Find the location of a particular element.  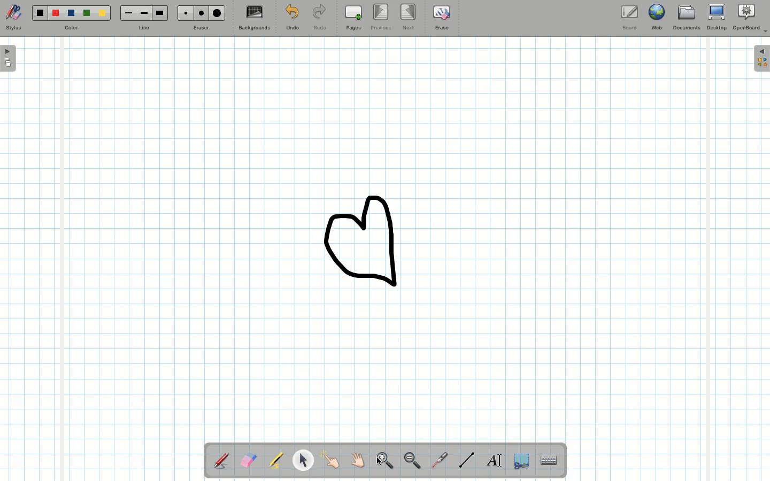

Open board is located at coordinates (9, 59).